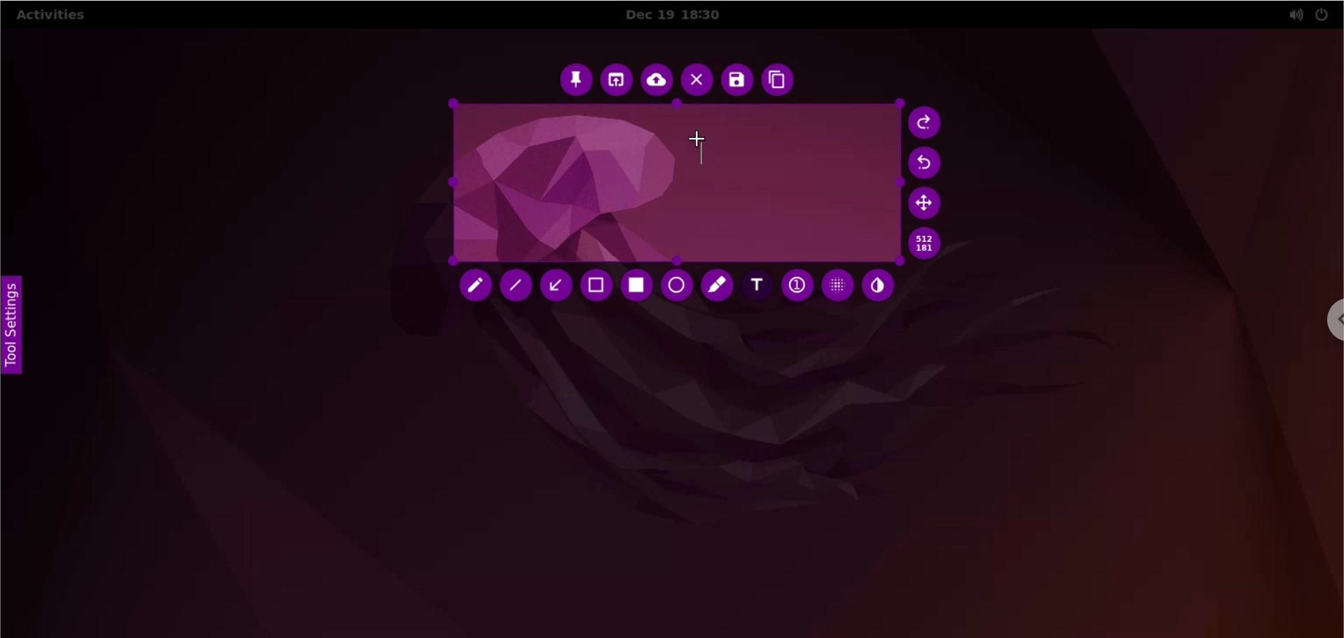 The height and width of the screenshot is (638, 1344). What do you see at coordinates (598, 287) in the screenshot?
I see `selection tool` at bounding box center [598, 287].